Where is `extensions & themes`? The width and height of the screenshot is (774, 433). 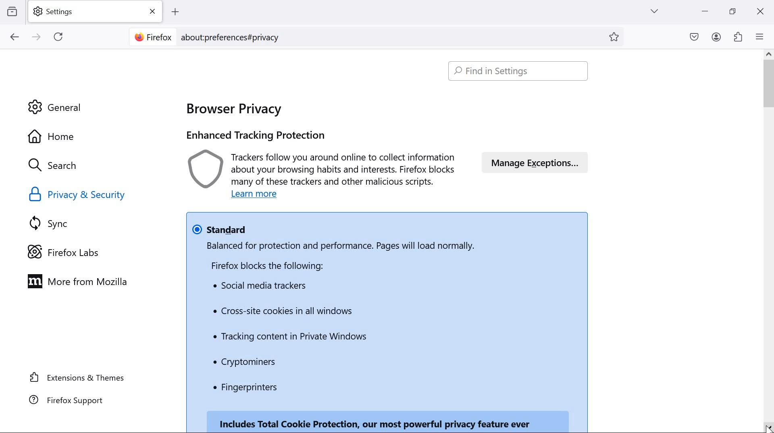
extensions & themes is located at coordinates (78, 377).